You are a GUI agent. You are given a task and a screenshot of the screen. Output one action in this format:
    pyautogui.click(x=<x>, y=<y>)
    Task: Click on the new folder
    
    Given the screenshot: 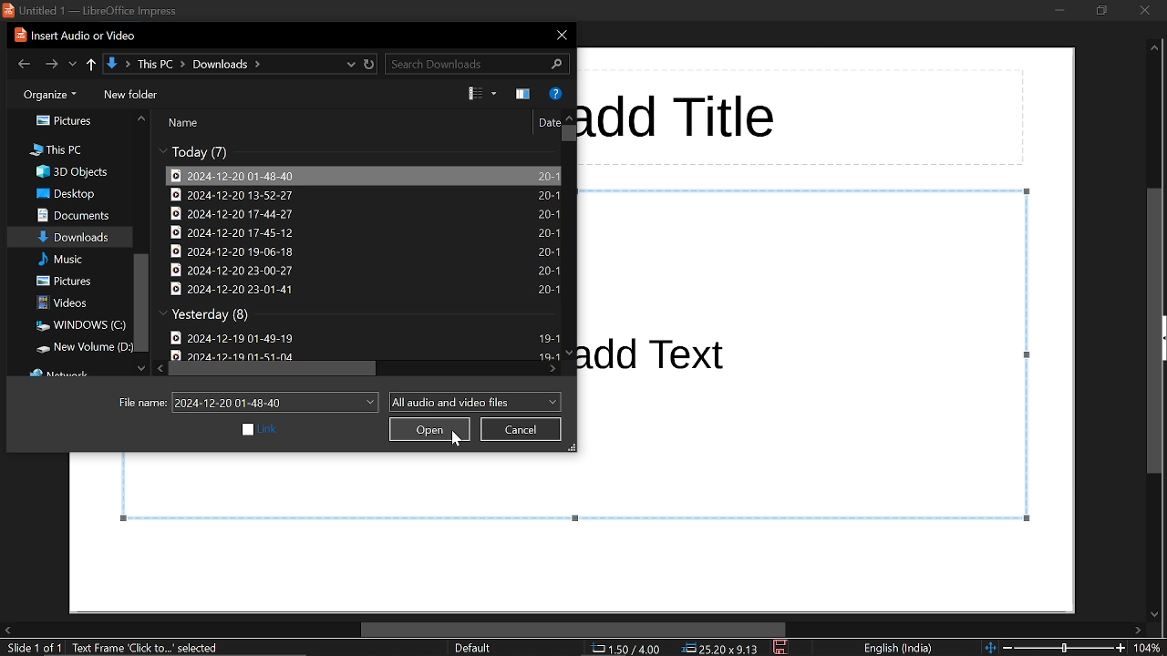 What is the action you would take?
    pyautogui.click(x=135, y=95)
    